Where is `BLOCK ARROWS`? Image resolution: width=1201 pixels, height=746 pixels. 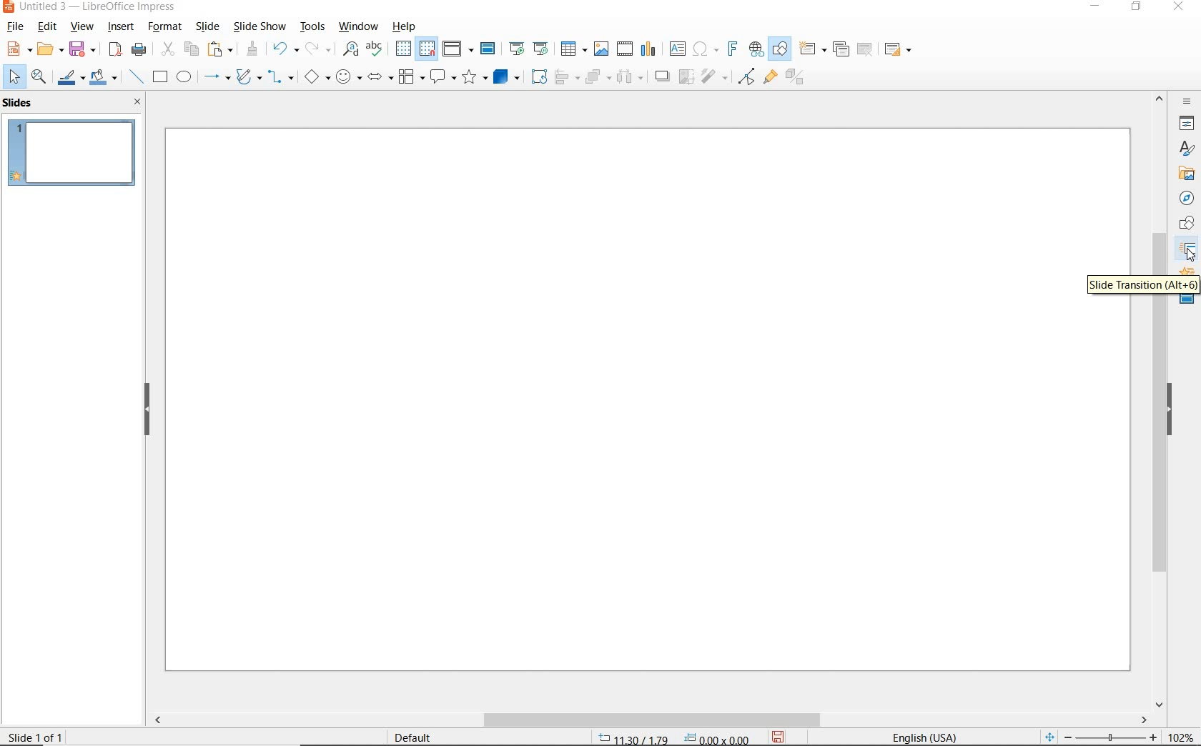
BLOCK ARROWS is located at coordinates (380, 76).